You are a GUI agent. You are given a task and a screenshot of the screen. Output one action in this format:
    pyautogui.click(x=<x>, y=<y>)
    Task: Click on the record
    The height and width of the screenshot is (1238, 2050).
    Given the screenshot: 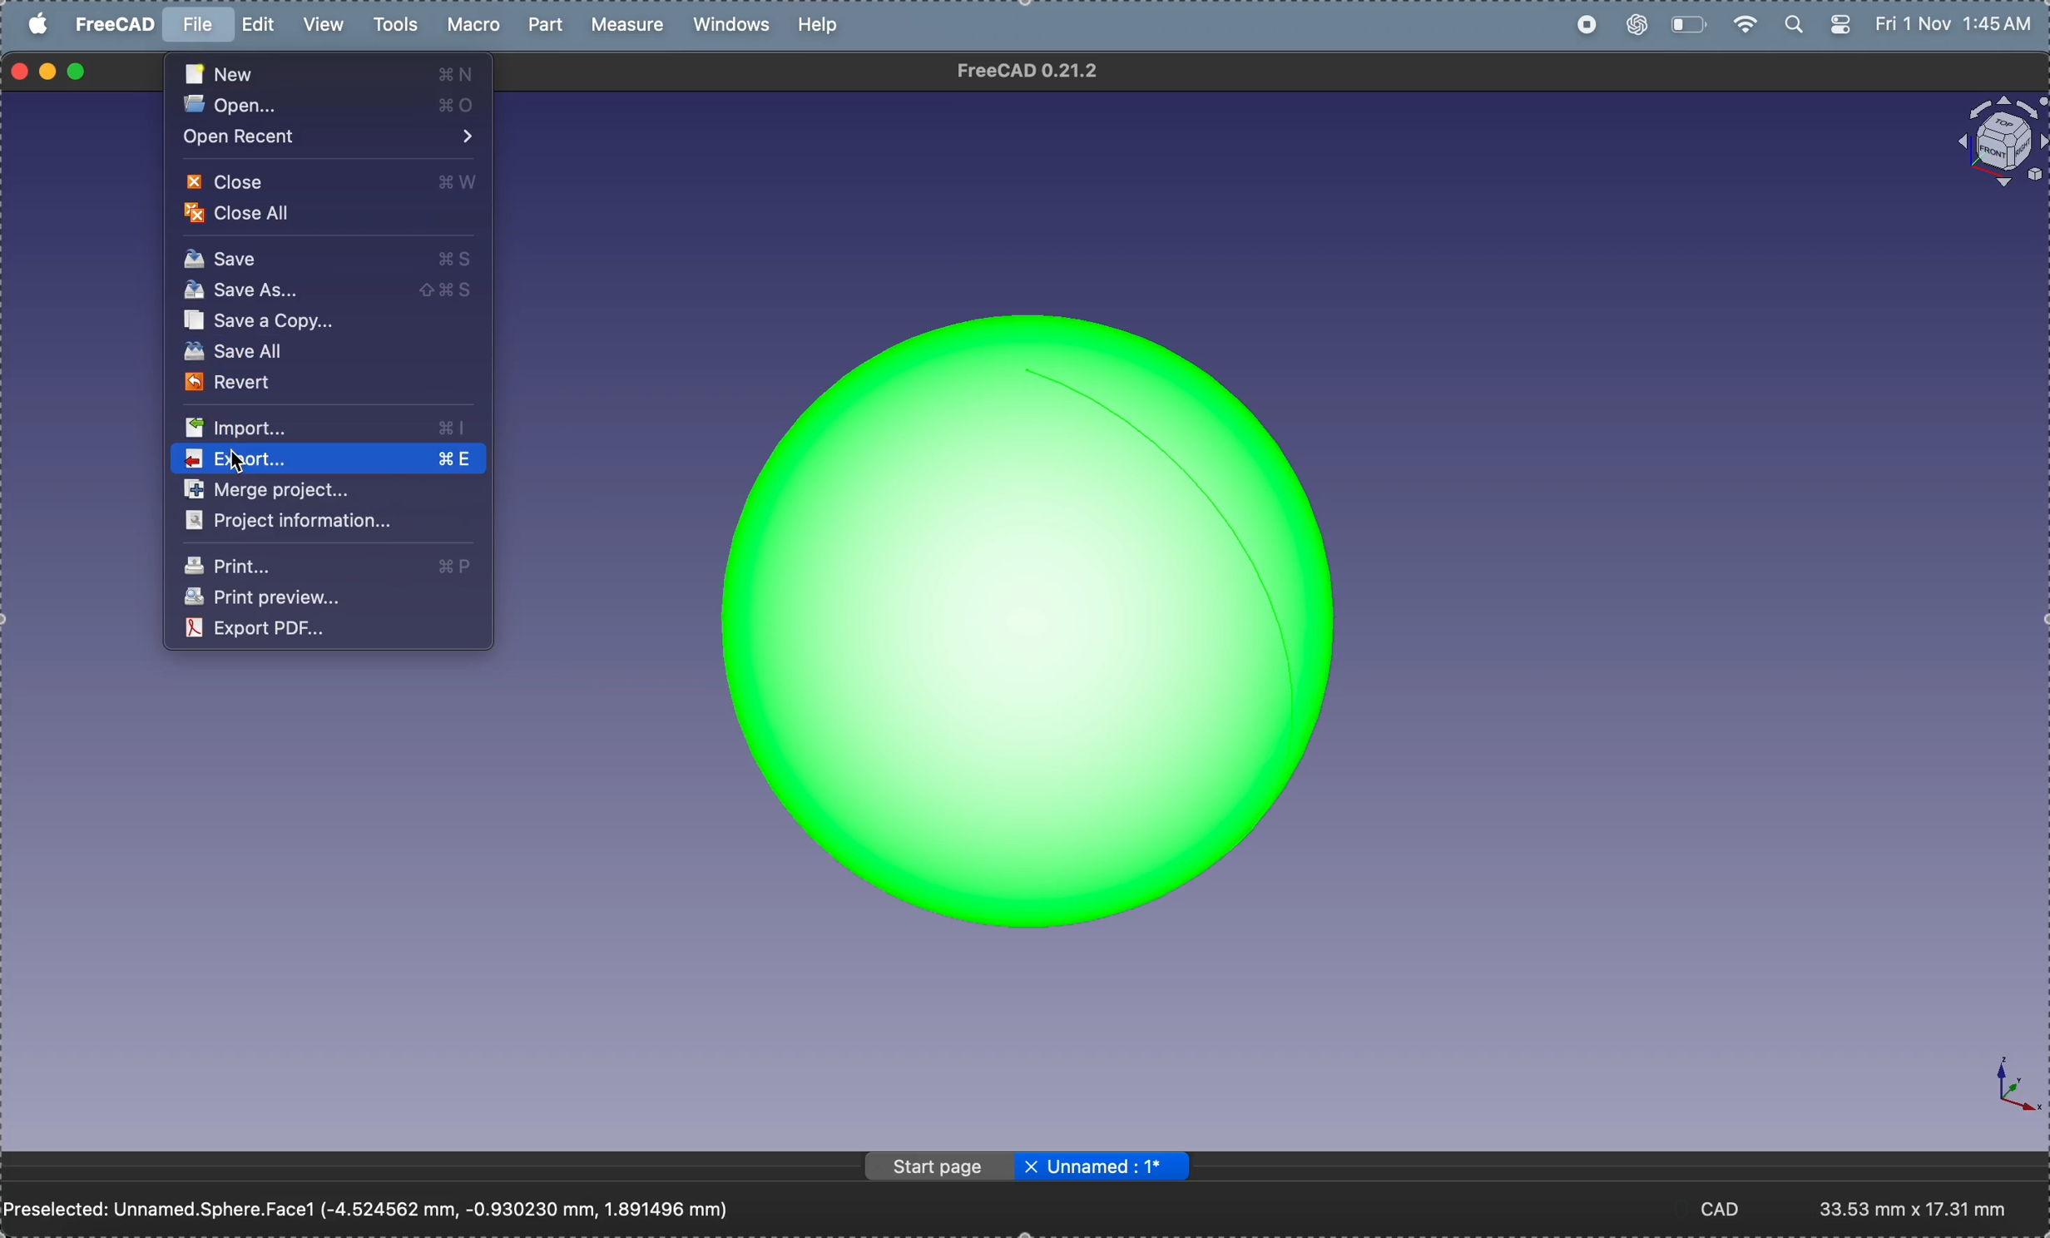 What is the action you would take?
    pyautogui.click(x=1588, y=26)
    